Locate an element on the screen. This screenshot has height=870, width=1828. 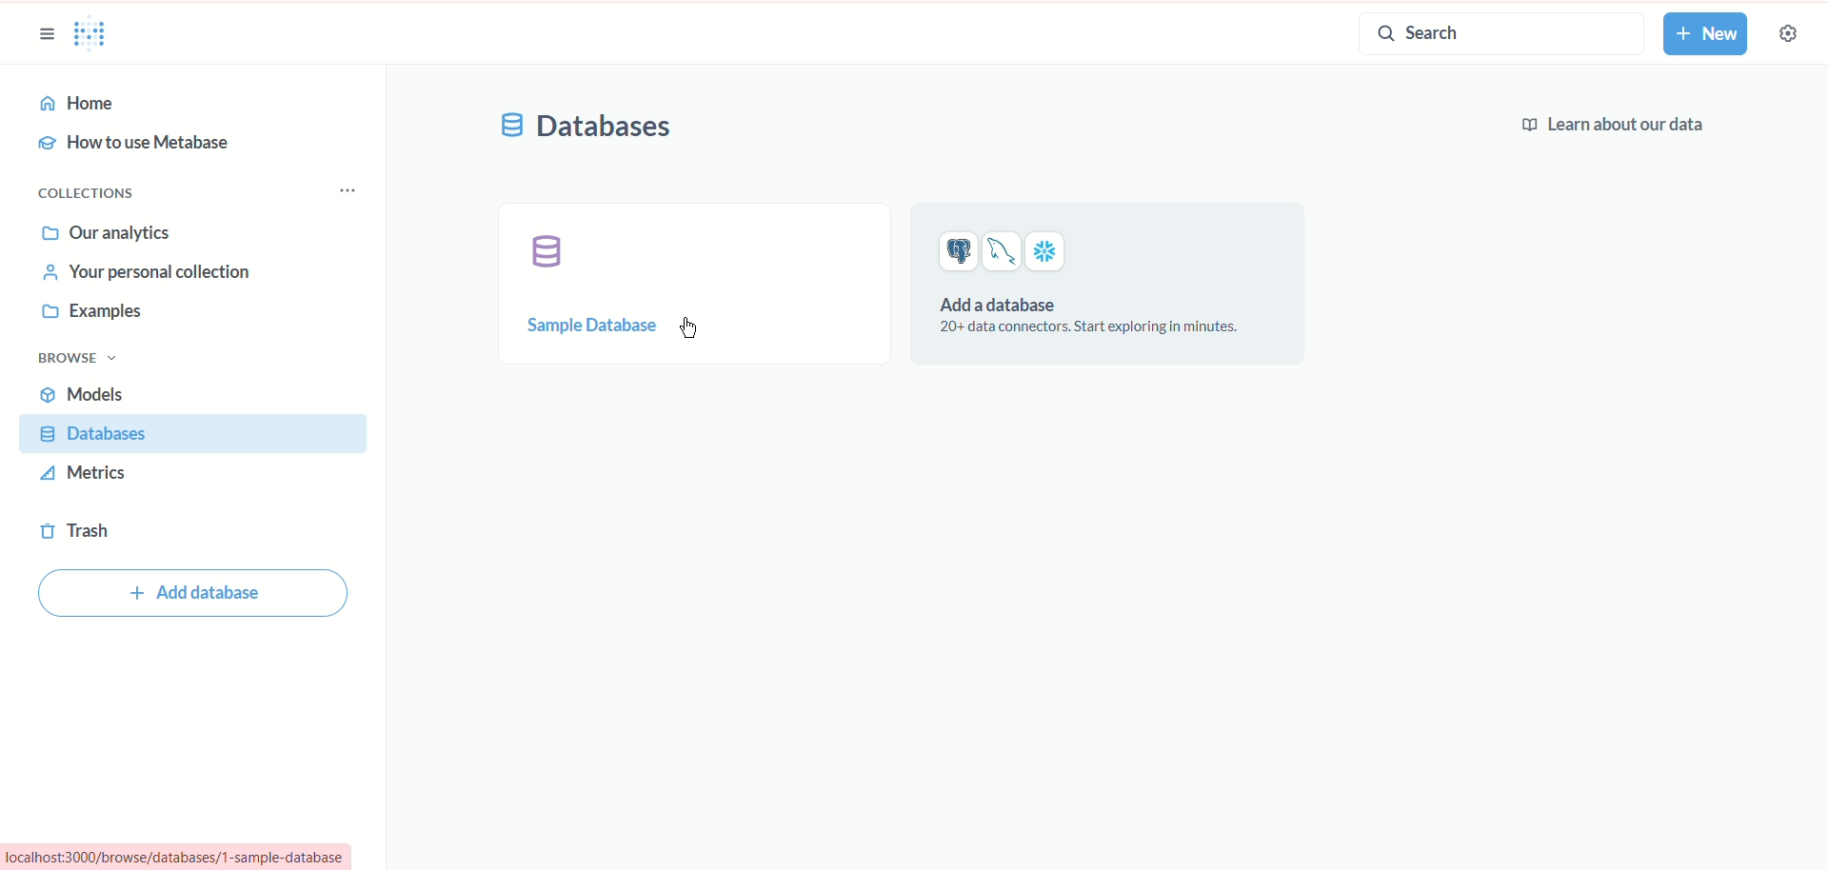
models is located at coordinates (87, 394).